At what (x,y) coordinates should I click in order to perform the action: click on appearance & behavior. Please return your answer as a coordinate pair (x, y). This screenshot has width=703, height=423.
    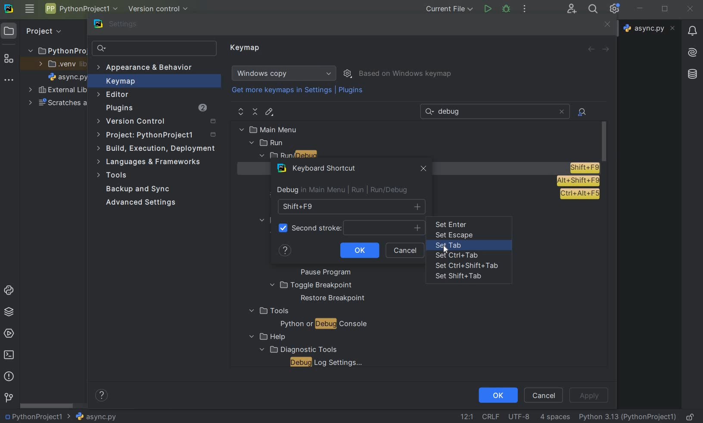
    Looking at the image, I should click on (149, 68).